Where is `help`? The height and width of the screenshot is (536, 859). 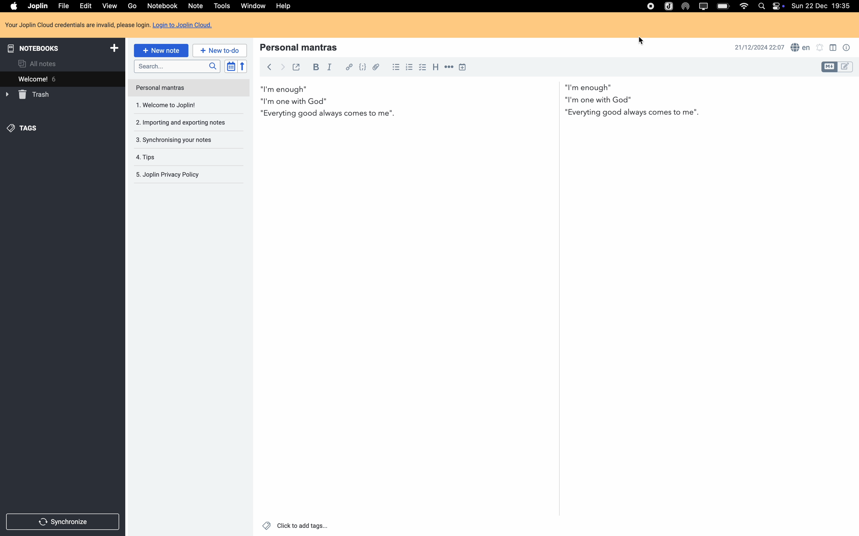
help is located at coordinates (287, 7).